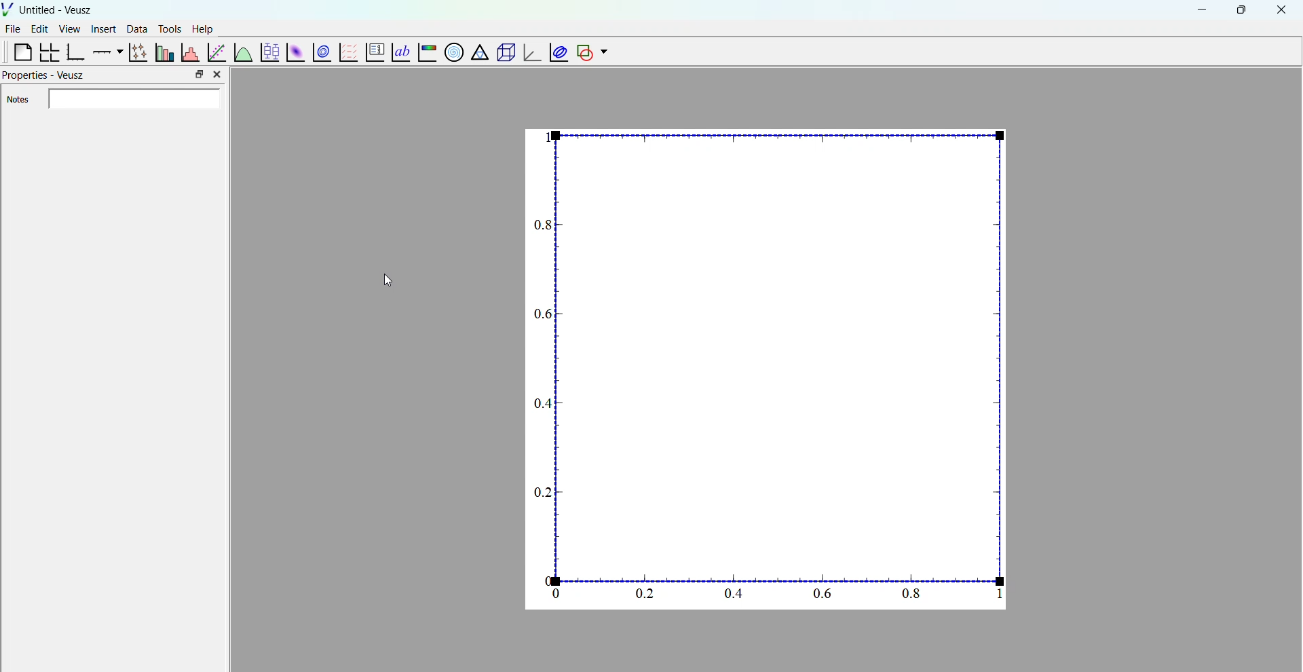  What do you see at coordinates (642, 593) in the screenshot?
I see `0.2` at bounding box center [642, 593].